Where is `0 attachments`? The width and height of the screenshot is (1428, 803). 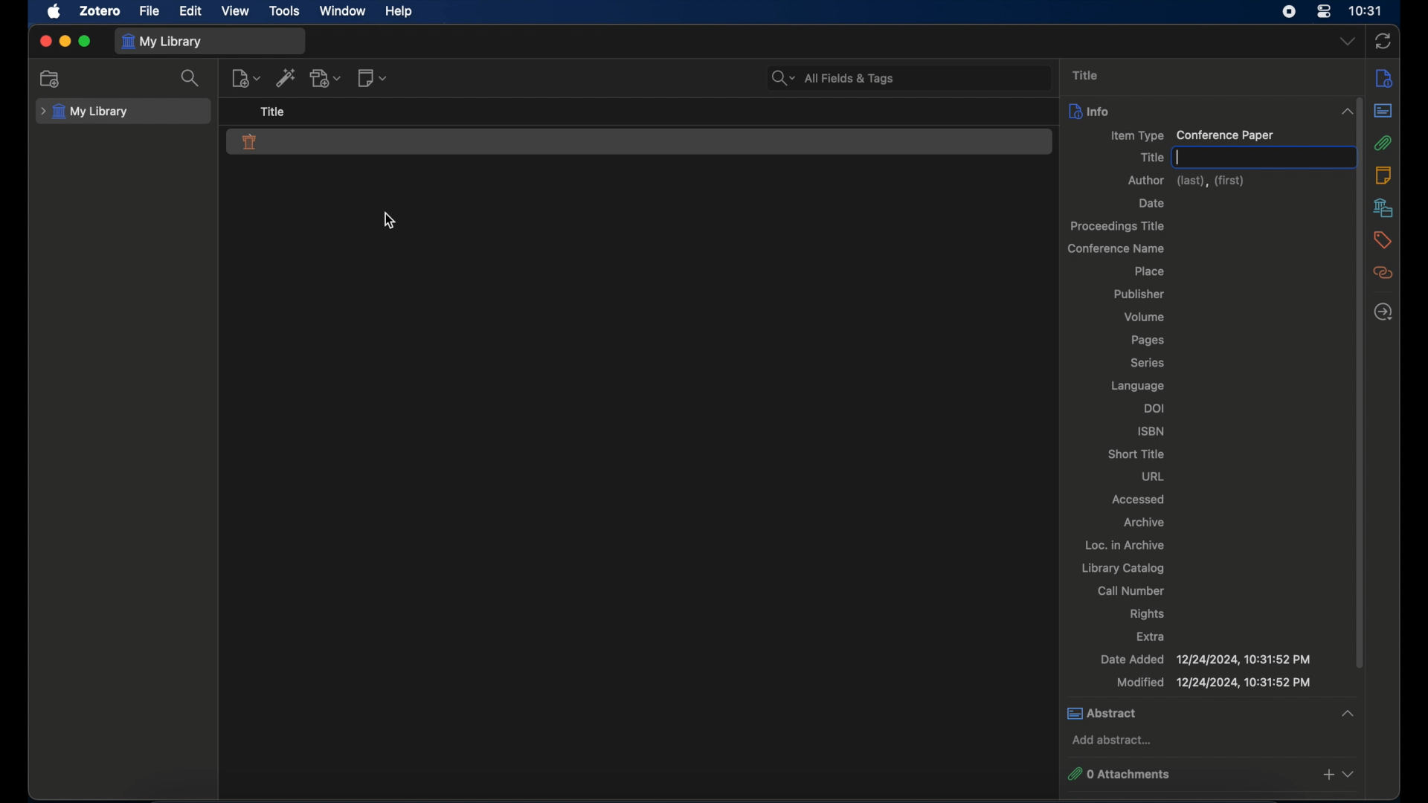 0 attachments is located at coordinates (1212, 774).